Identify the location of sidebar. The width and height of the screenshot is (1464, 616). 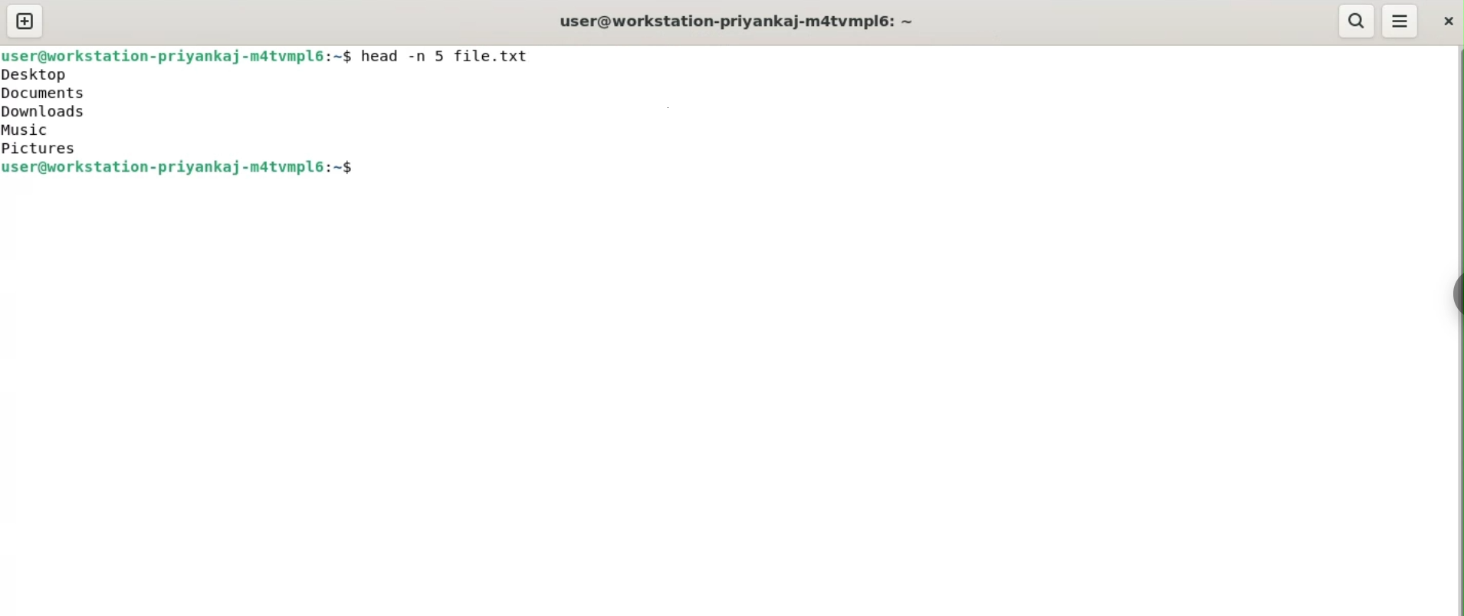
(1456, 295).